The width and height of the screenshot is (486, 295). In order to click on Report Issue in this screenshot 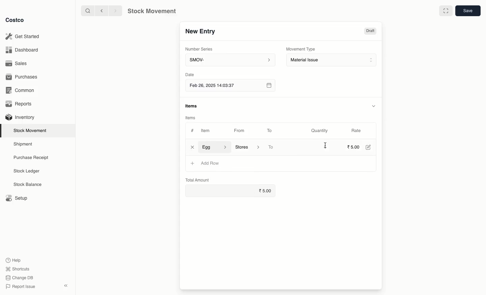, I will do `click(21, 287)`.